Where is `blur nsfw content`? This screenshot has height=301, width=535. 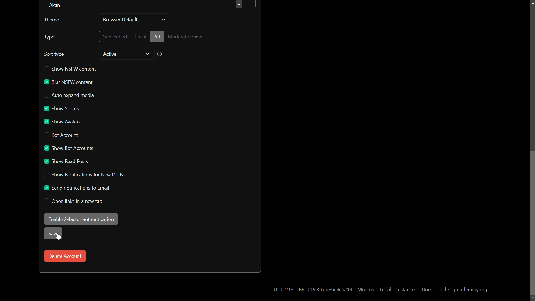 blur nsfw content is located at coordinates (69, 82).